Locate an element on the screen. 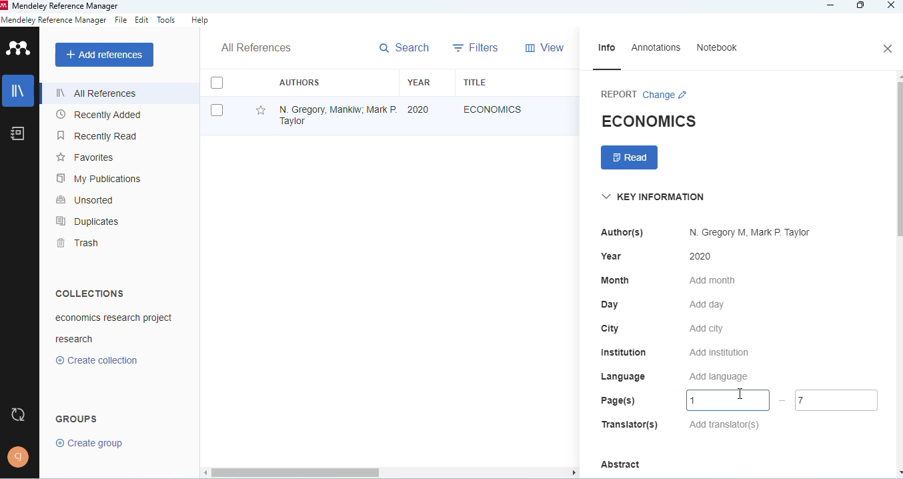 The height and width of the screenshot is (479, 903). maximize is located at coordinates (861, 6).